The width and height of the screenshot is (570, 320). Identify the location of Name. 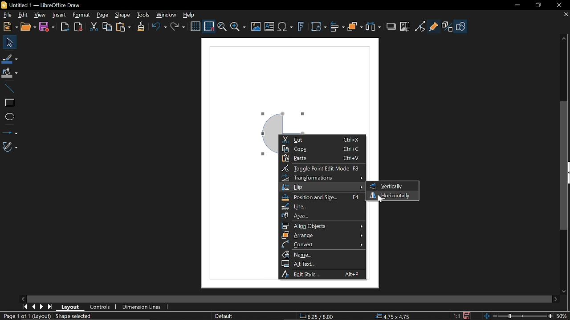
(324, 254).